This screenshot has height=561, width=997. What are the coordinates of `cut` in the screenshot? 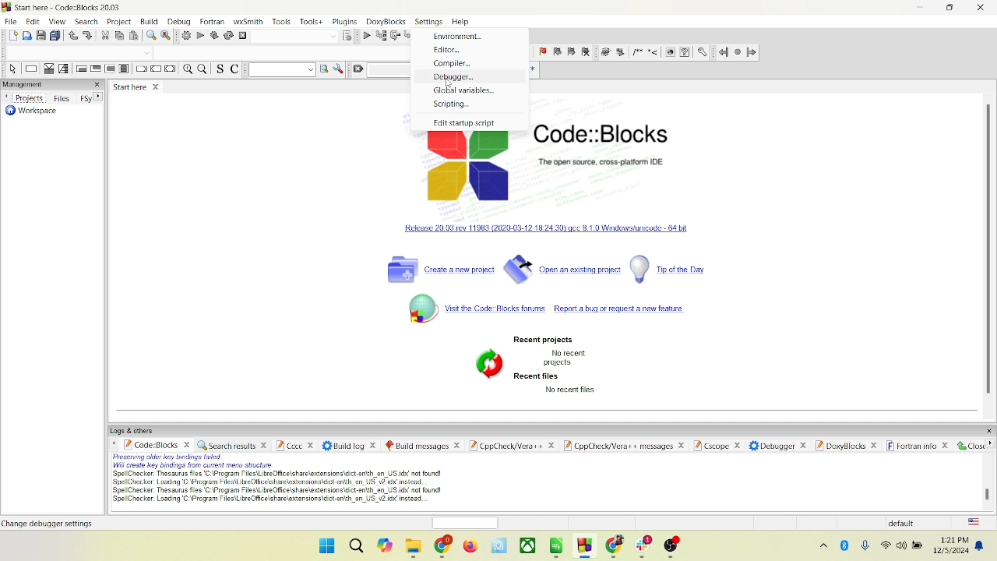 It's located at (105, 35).